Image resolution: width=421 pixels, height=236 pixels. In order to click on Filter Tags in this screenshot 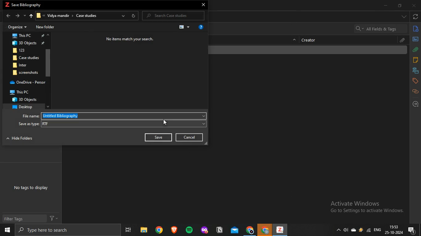, I will do `click(24, 219)`.